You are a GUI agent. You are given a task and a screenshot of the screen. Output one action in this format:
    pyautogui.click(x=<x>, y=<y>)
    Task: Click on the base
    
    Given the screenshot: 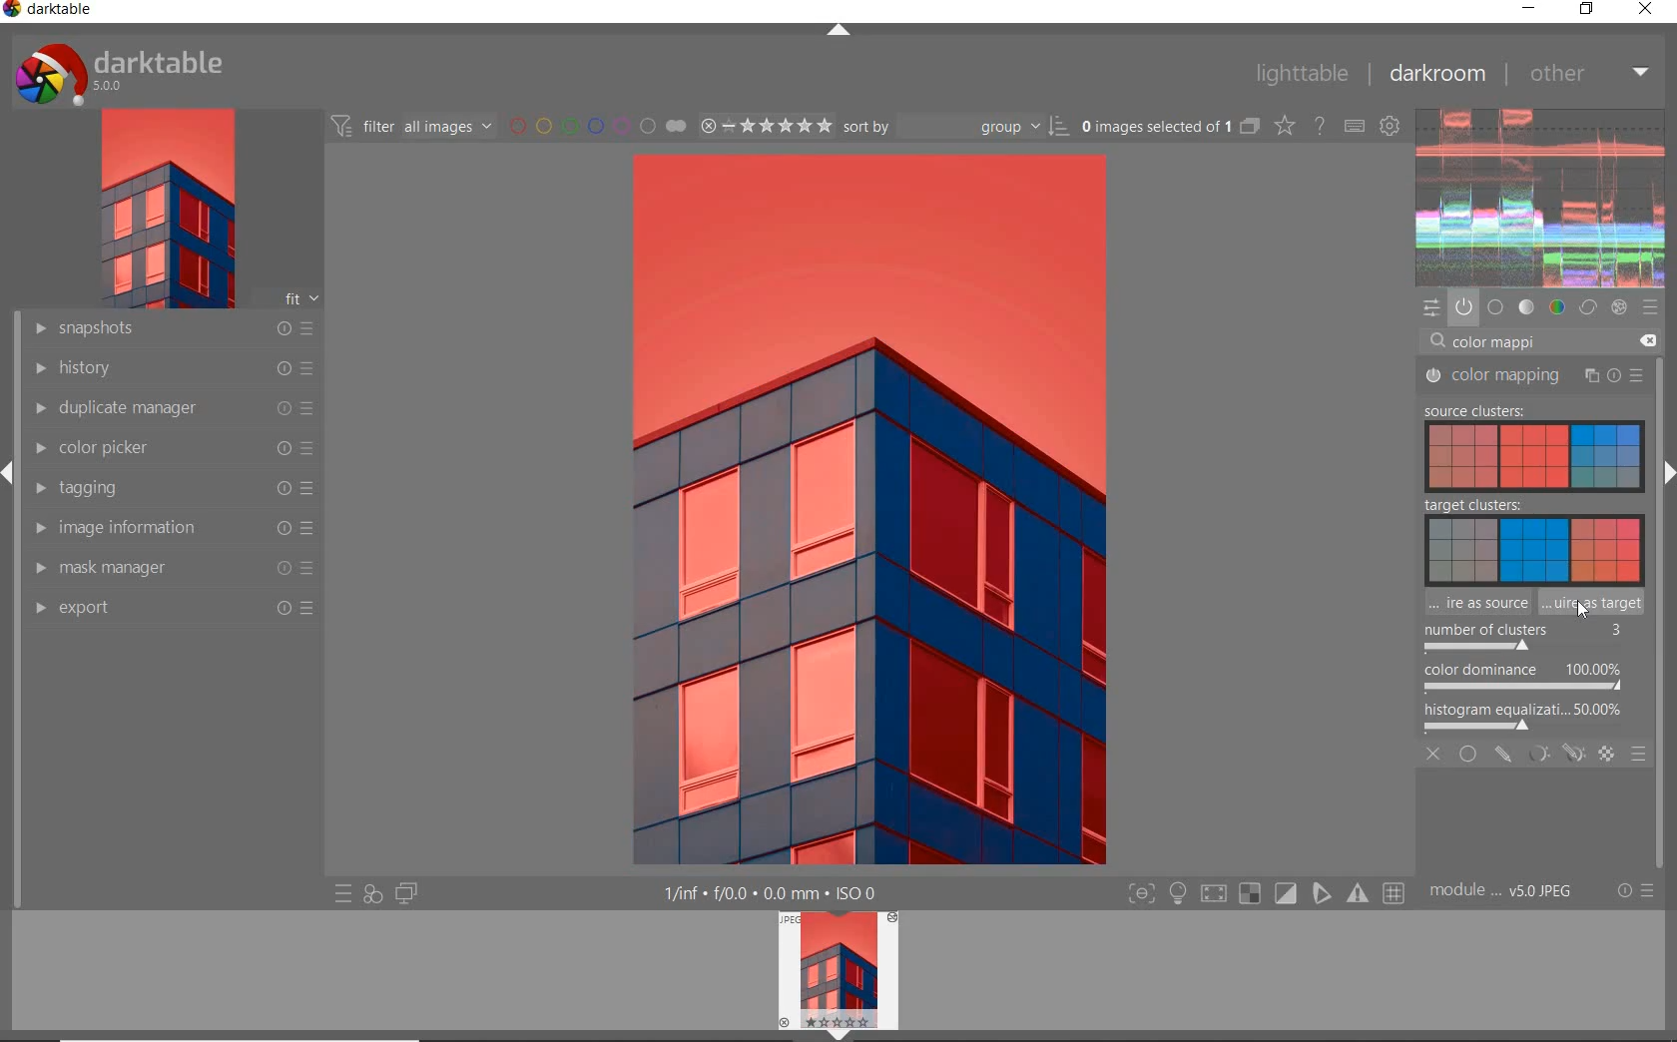 What is the action you would take?
    pyautogui.click(x=1496, y=308)
    